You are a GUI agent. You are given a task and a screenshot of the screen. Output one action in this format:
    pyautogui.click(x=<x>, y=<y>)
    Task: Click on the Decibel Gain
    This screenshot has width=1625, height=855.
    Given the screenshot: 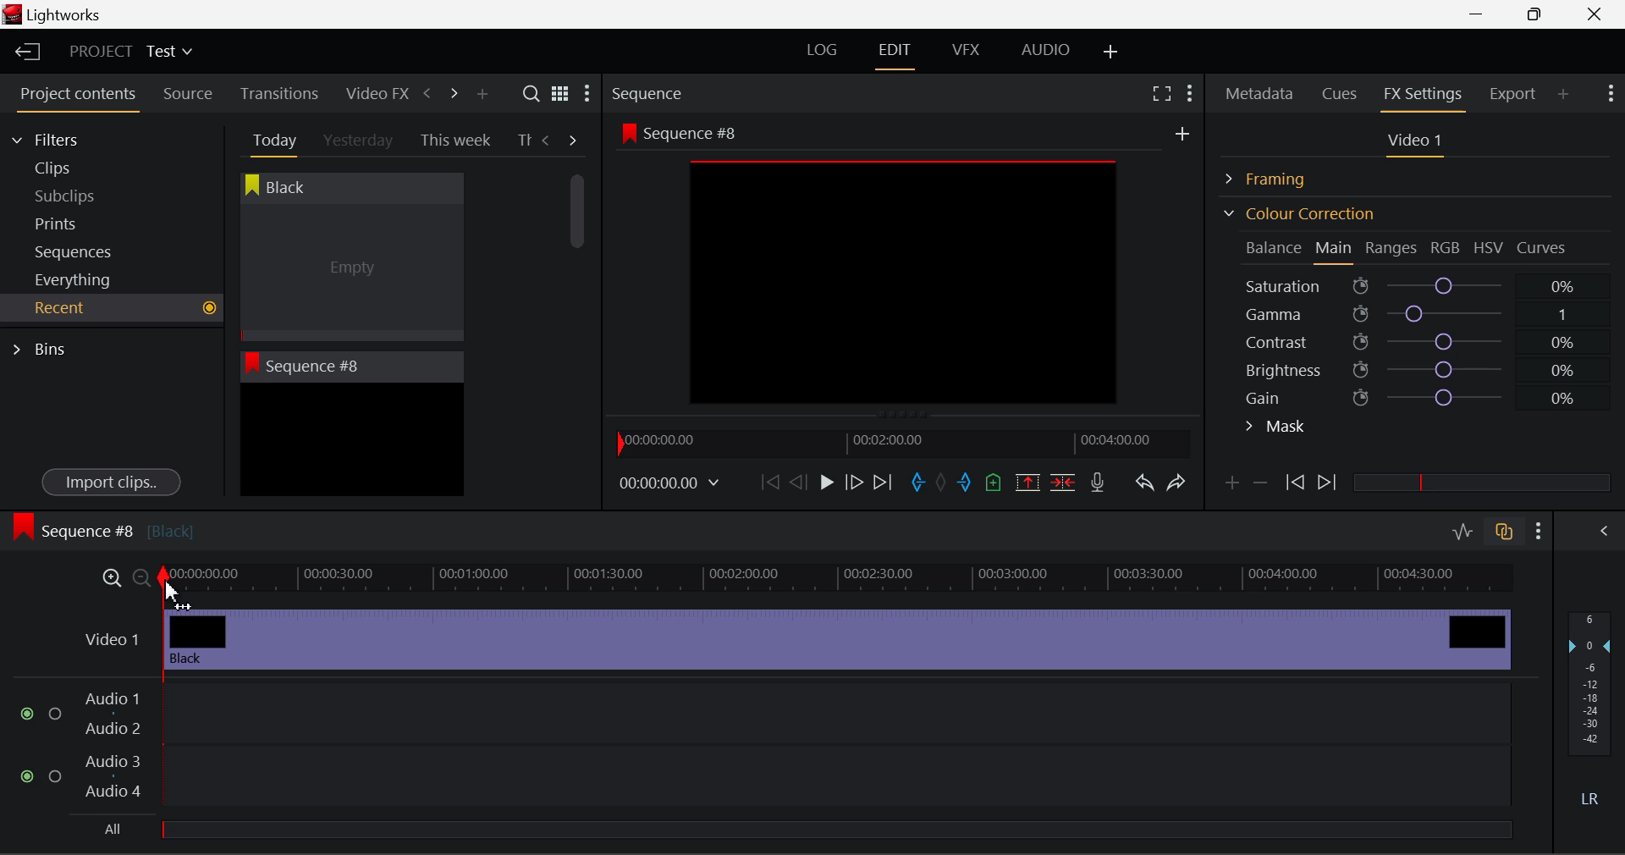 What is the action you would take?
    pyautogui.click(x=1589, y=713)
    